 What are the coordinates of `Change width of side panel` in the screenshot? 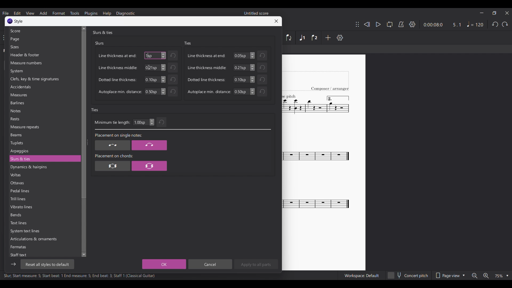 It's located at (87, 142).